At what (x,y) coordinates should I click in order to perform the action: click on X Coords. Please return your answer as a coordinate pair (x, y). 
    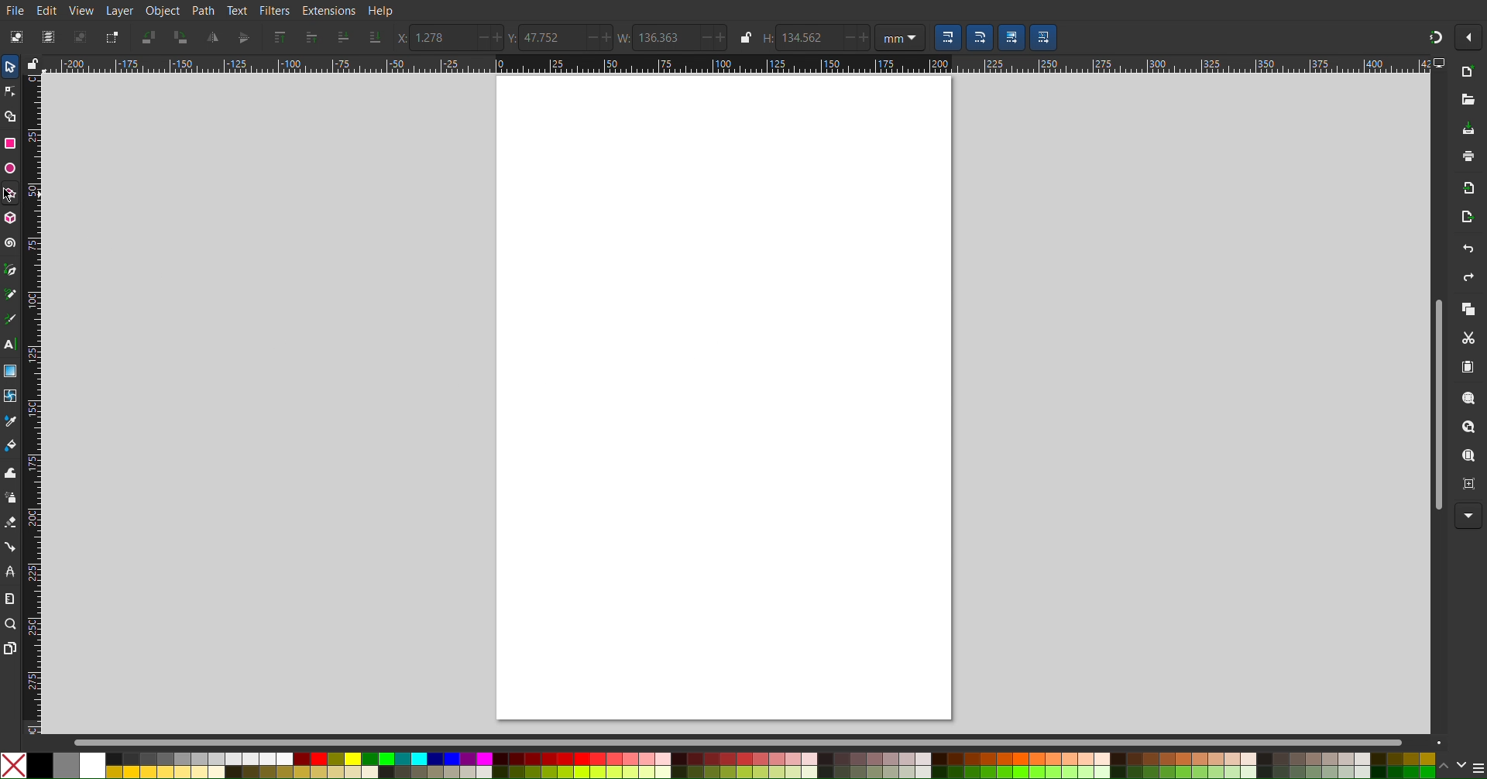
    Looking at the image, I should click on (400, 37).